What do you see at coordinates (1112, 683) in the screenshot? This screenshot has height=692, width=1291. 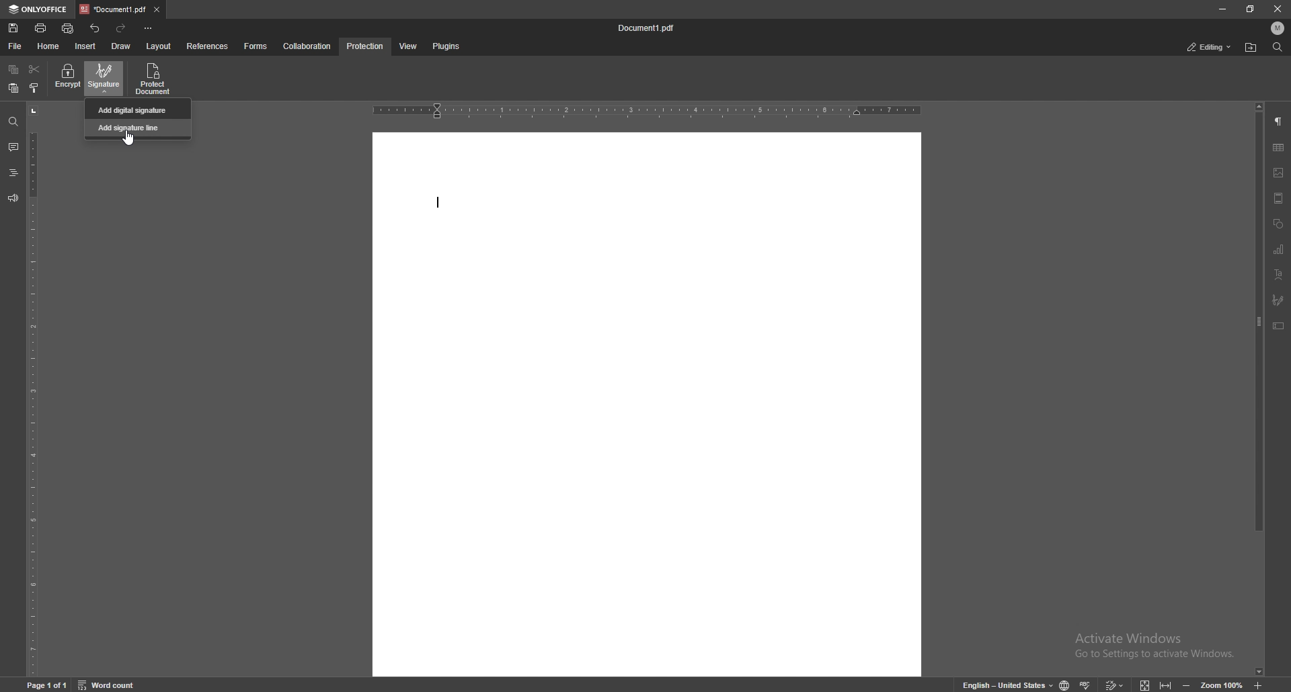 I see `track changes` at bounding box center [1112, 683].